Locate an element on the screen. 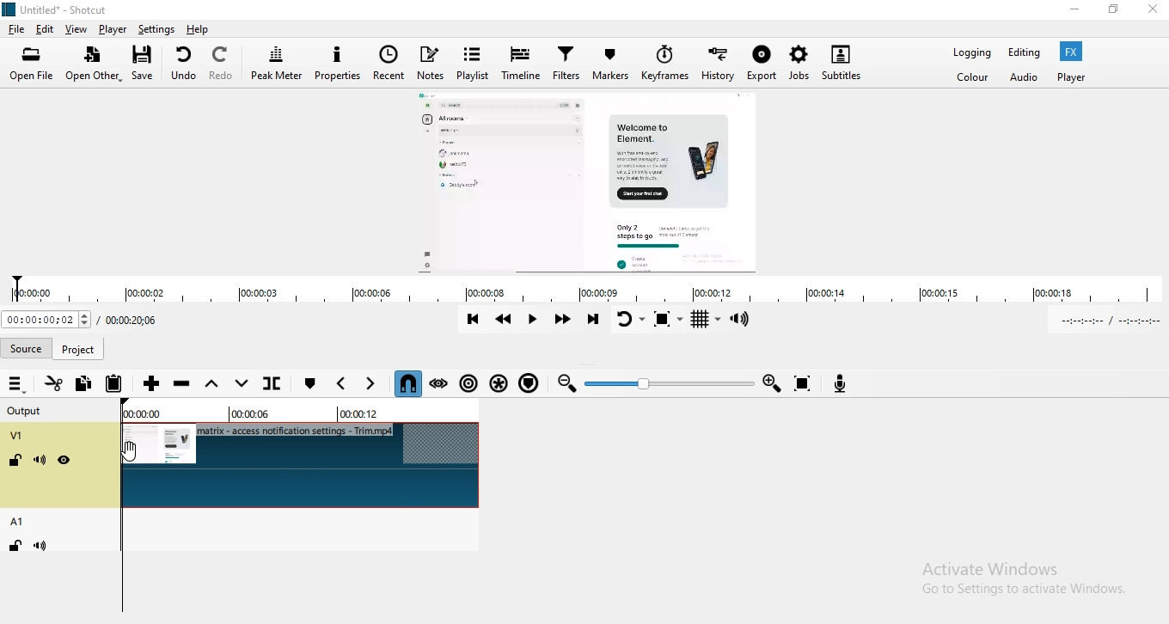 This screenshot has height=624, width=1169. Toggle grid display  is located at coordinates (707, 319).